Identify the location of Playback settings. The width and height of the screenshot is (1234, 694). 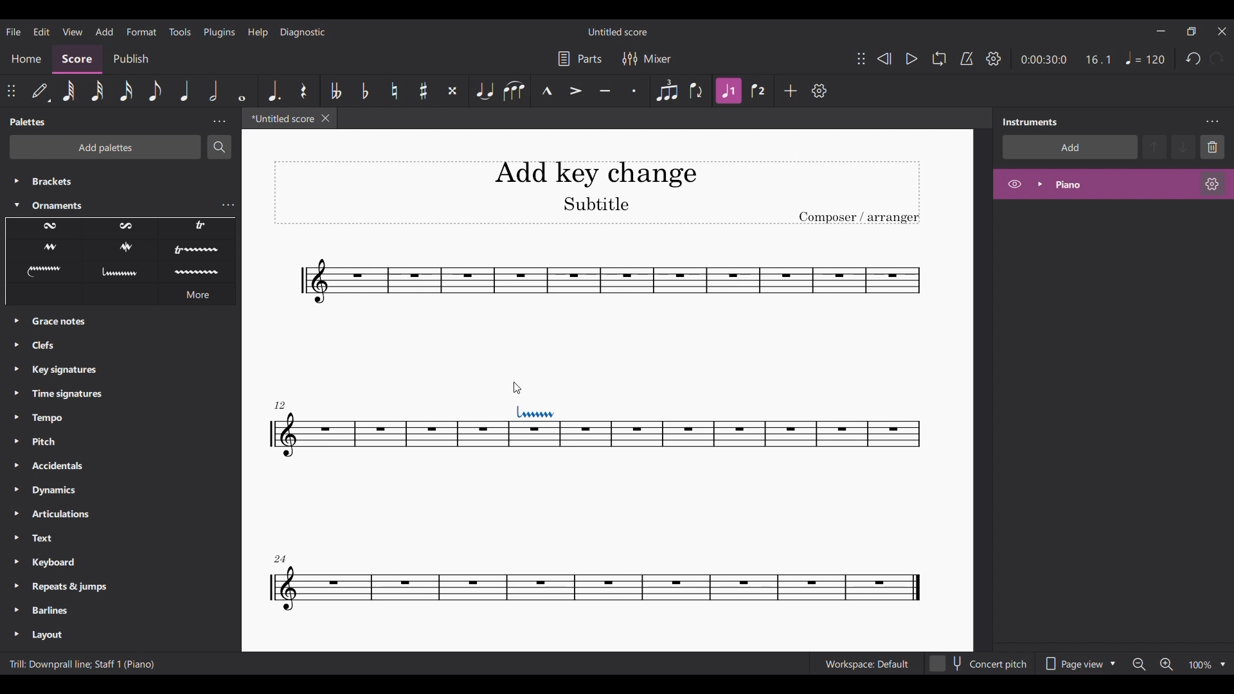
(994, 59).